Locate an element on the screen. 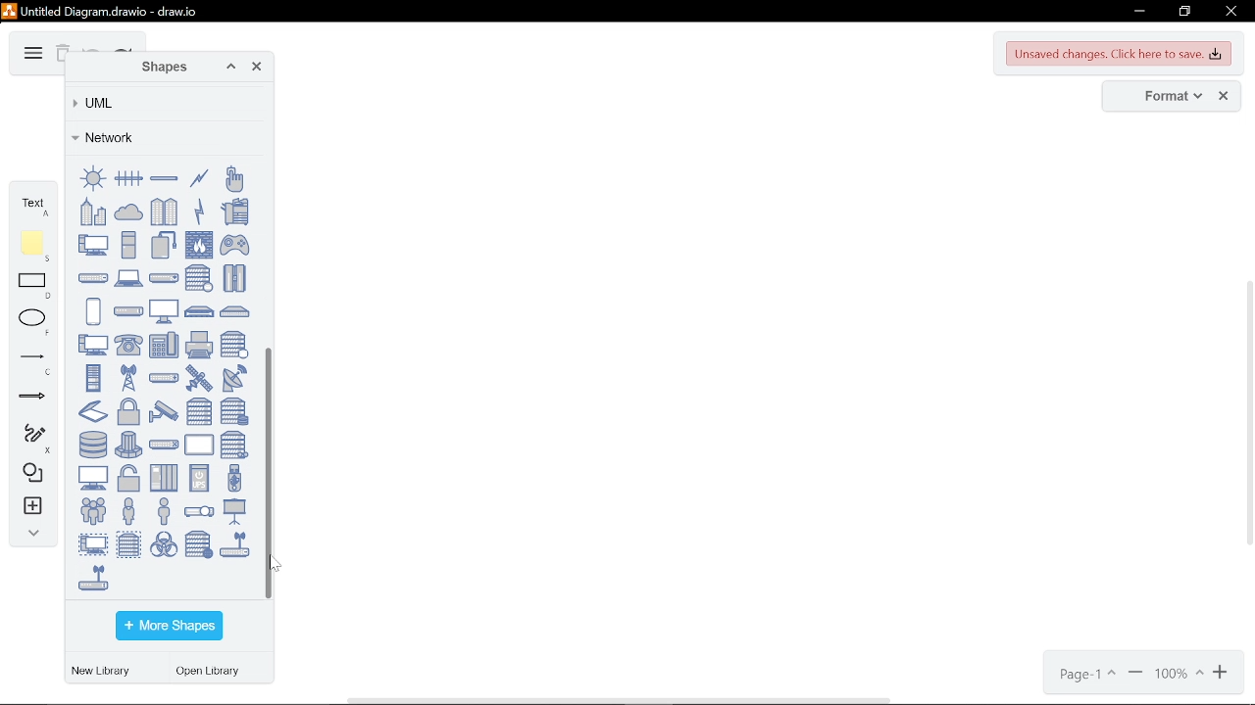 This screenshot has height=705, width=1255. unsaved changes. Click here to save is located at coordinates (1120, 54).